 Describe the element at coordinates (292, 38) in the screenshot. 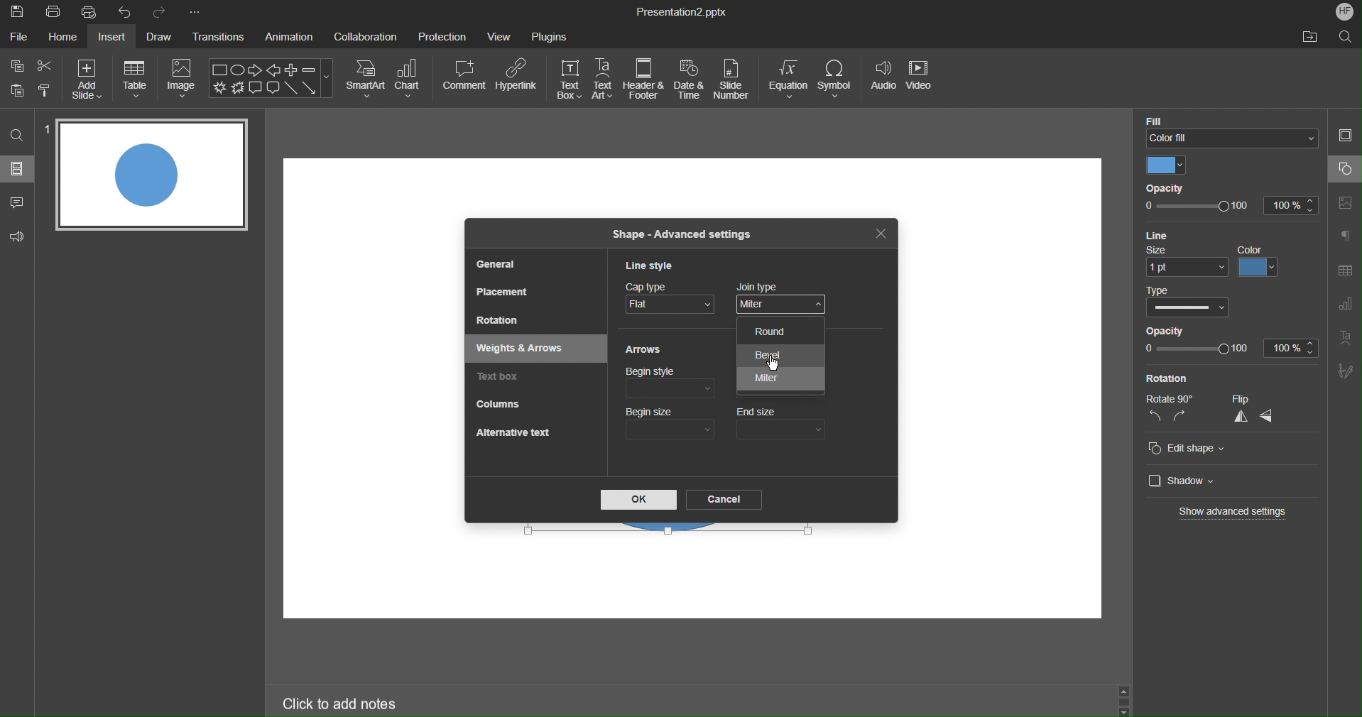

I see `Animation` at that location.